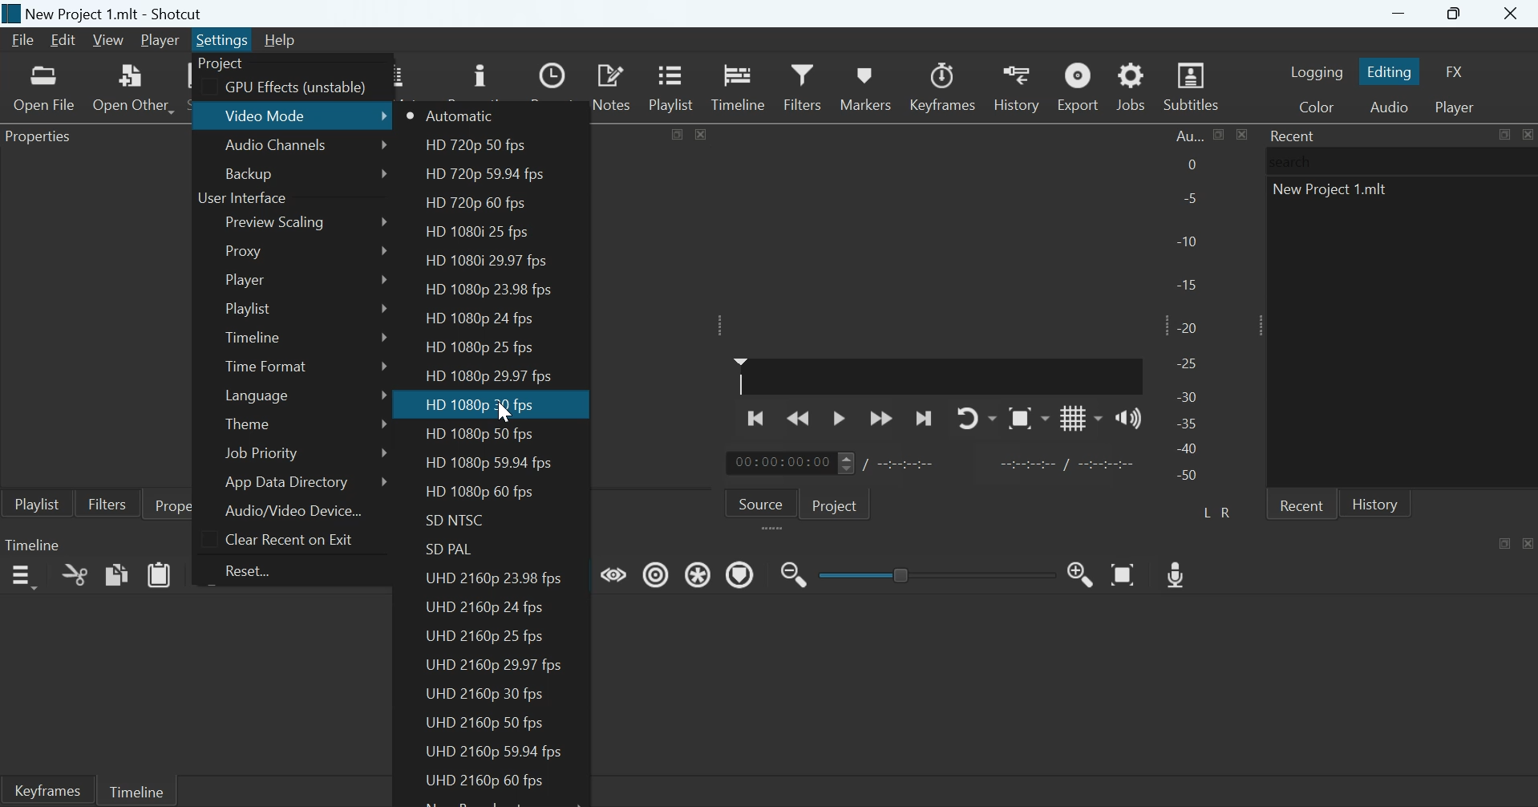  I want to click on Automatic, so click(462, 116).